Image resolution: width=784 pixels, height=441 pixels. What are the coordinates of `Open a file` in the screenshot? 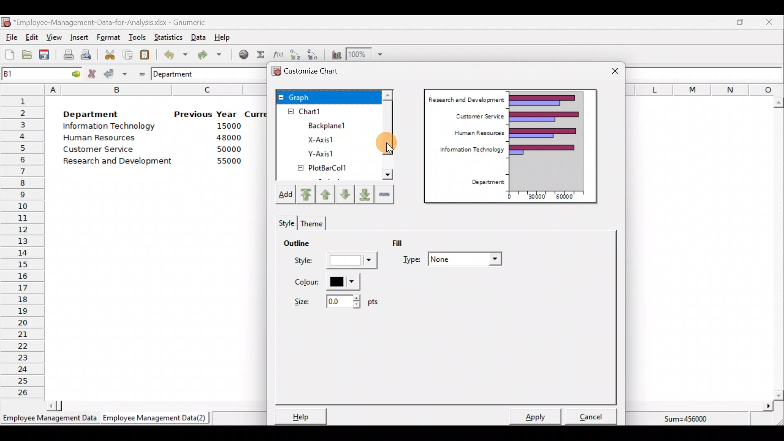 It's located at (29, 56).